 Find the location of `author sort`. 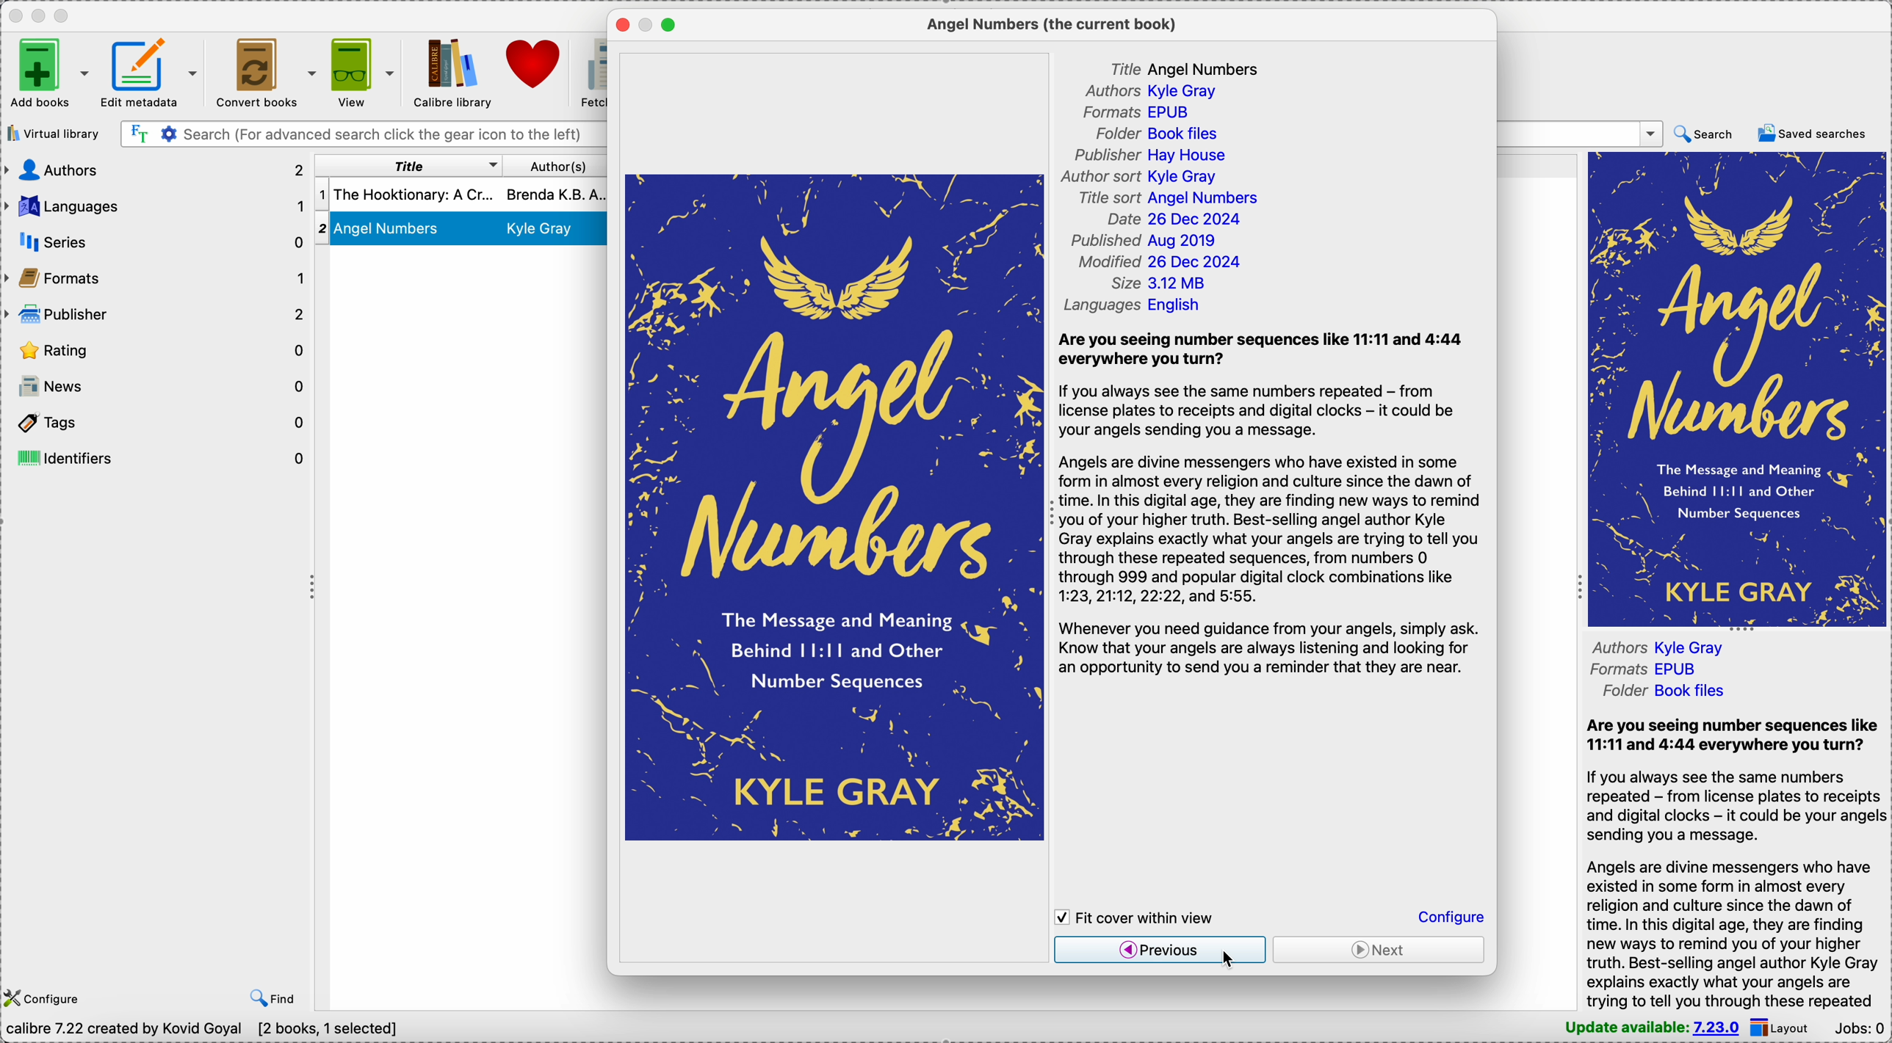

author sort is located at coordinates (1144, 176).